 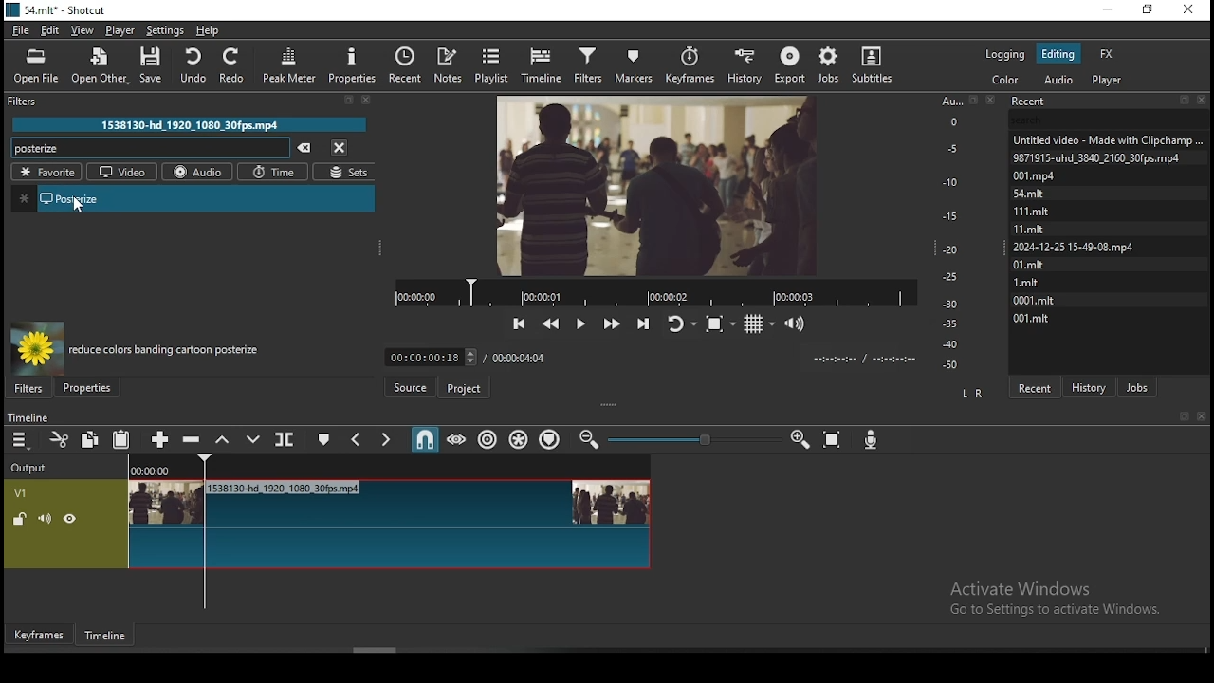 I want to click on volume control, so click(x=794, y=323).